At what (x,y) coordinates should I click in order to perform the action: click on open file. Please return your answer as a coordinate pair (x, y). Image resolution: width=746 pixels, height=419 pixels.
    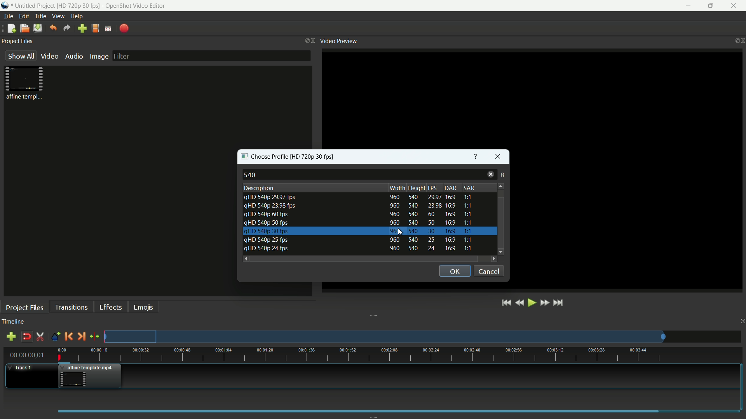
    Looking at the image, I should click on (24, 28).